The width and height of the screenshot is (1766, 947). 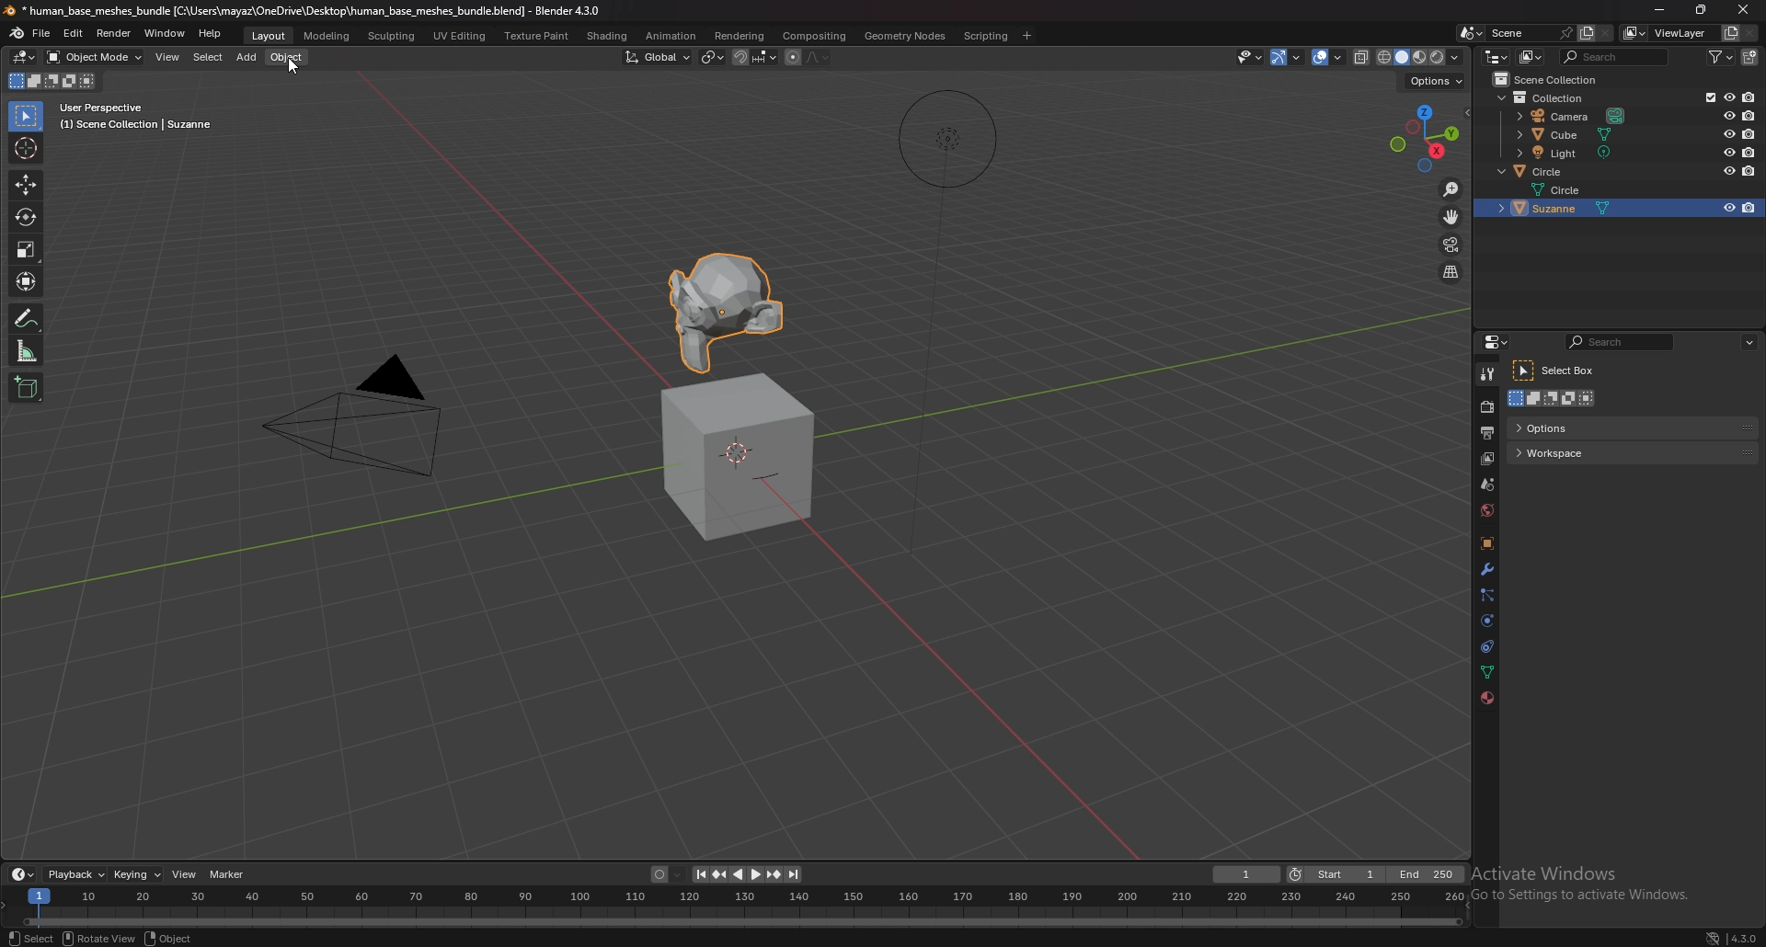 What do you see at coordinates (796, 874) in the screenshot?
I see `jump to end` at bounding box center [796, 874].